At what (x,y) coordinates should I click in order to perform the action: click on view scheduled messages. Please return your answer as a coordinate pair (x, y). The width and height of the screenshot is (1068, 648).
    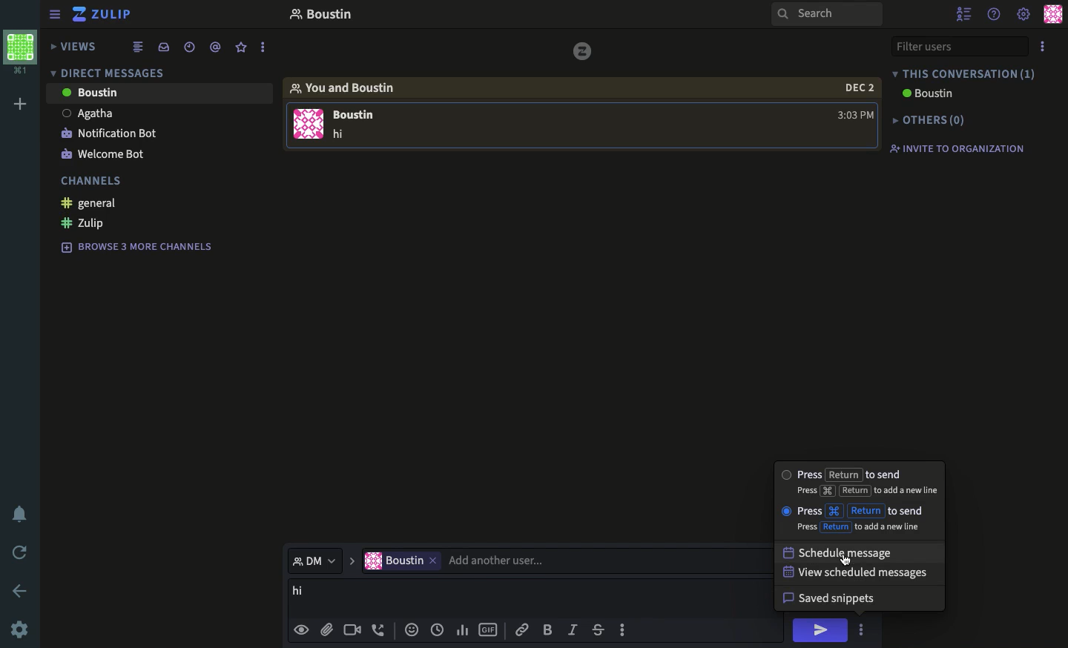
    Looking at the image, I should click on (857, 573).